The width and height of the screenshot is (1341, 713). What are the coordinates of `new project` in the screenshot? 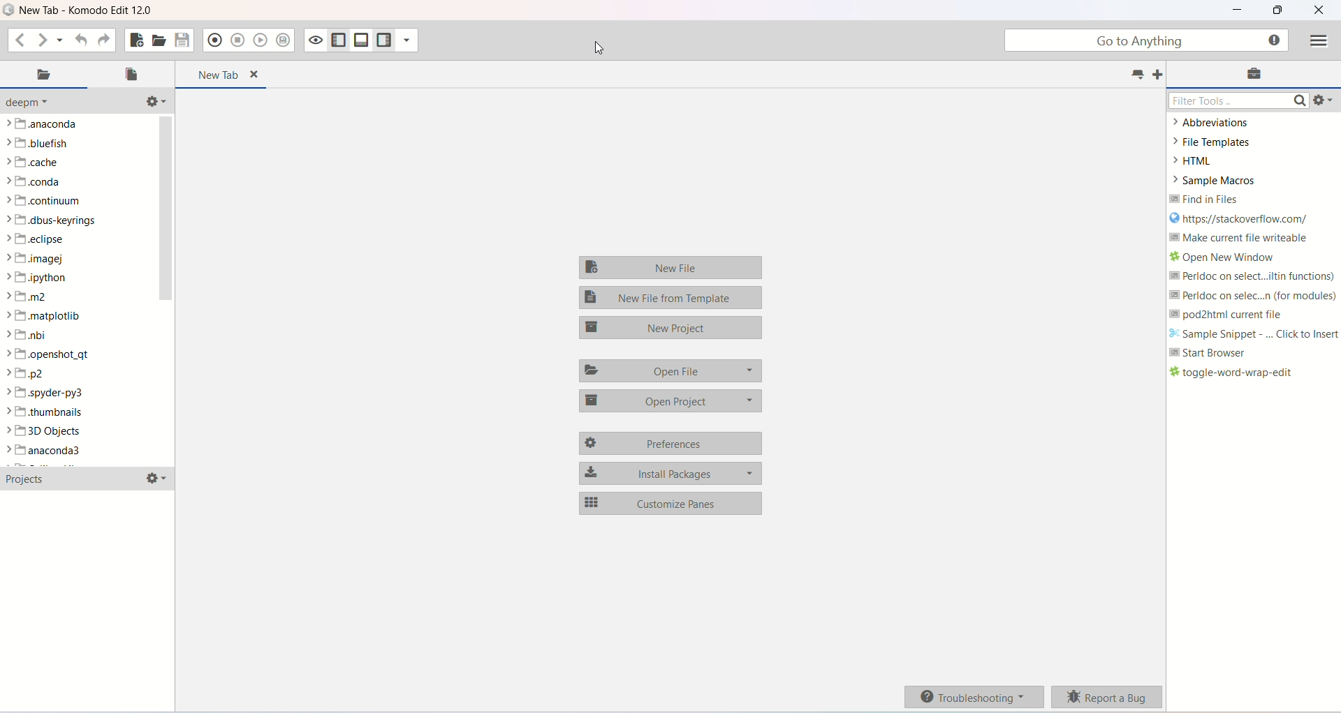 It's located at (671, 327).